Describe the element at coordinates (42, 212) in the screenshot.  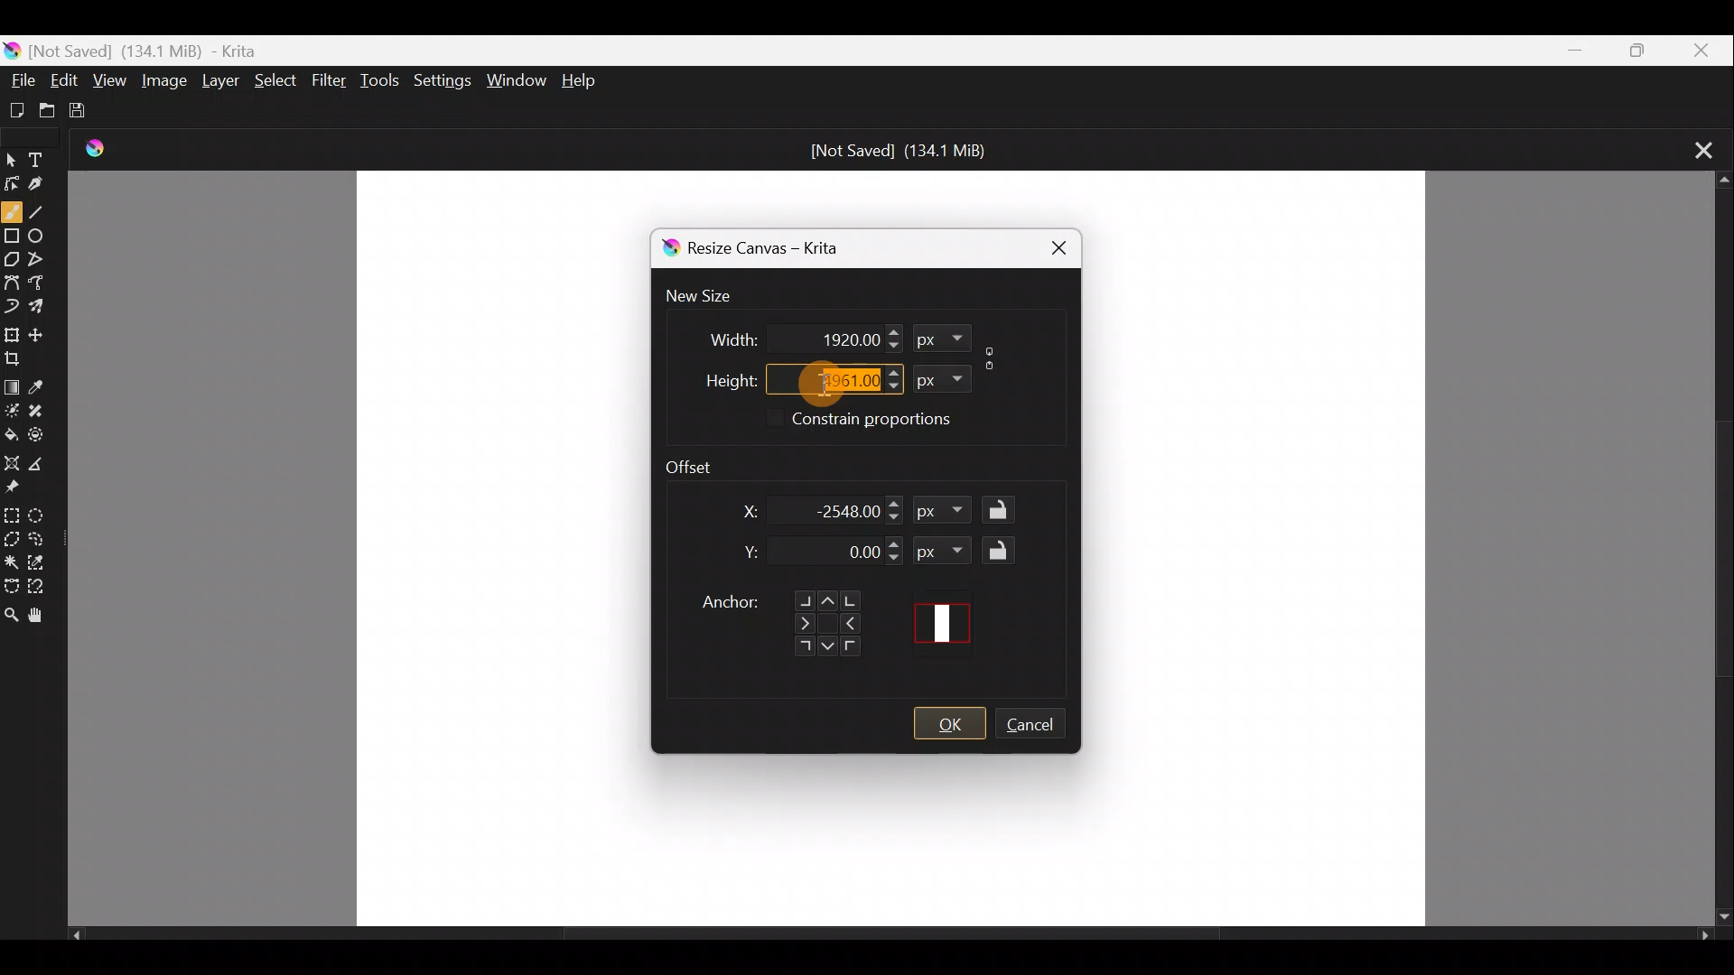
I see `Line tool` at that location.